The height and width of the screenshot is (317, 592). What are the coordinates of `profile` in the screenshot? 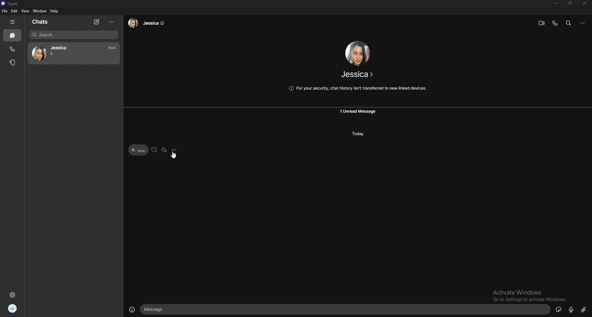 It's located at (13, 309).